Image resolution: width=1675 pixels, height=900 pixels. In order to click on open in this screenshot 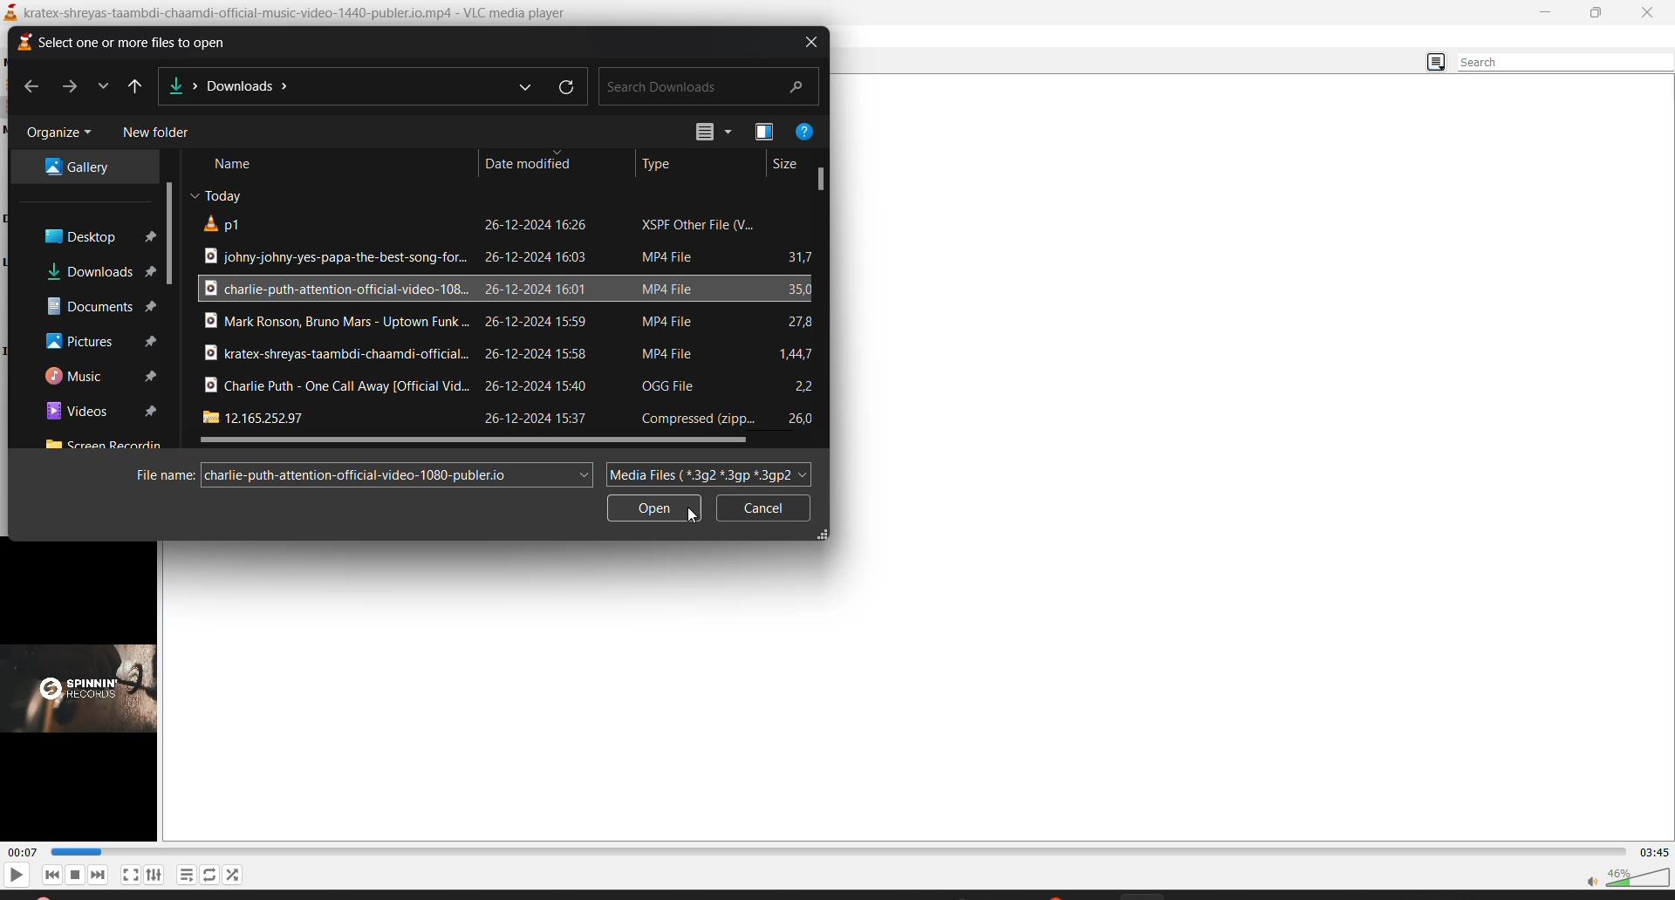, I will do `click(655, 508)`.